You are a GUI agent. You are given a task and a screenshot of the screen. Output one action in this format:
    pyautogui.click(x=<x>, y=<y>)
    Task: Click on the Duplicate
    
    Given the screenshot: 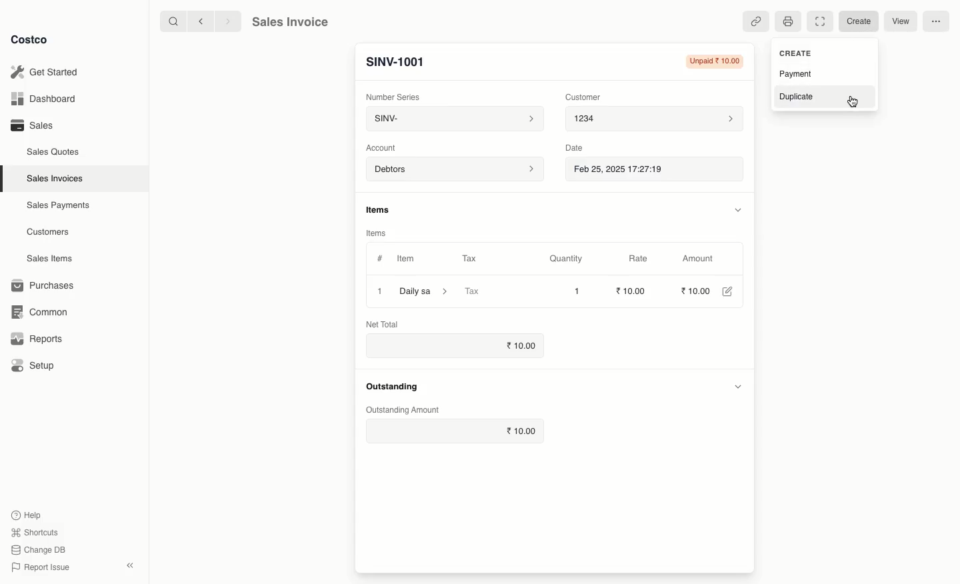 What is the action you would take?
    pyautogui.click(x=797, y=98)
    